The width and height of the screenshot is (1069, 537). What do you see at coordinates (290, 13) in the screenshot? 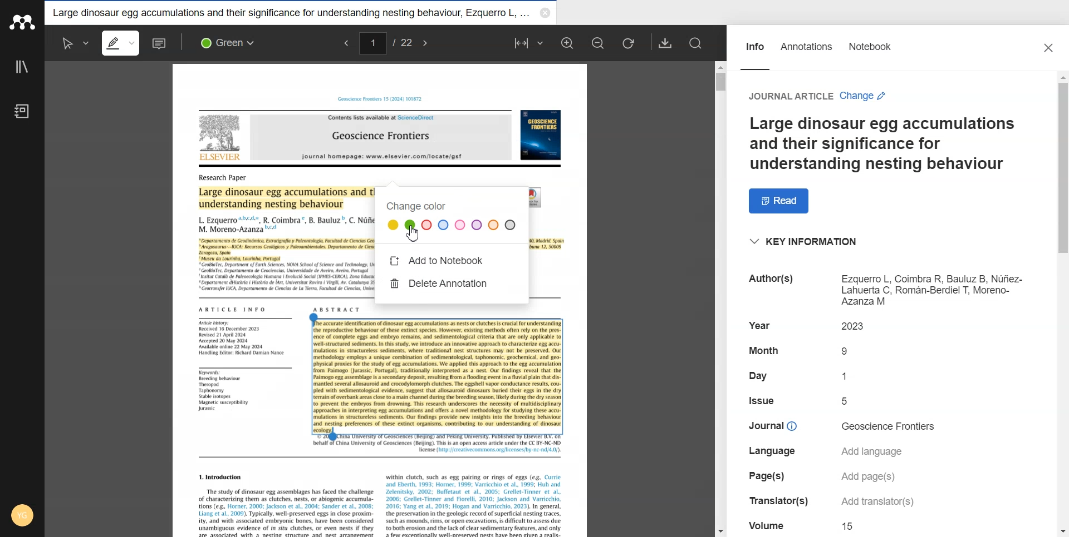
I see `Folder` at bounding box center [290, 13].